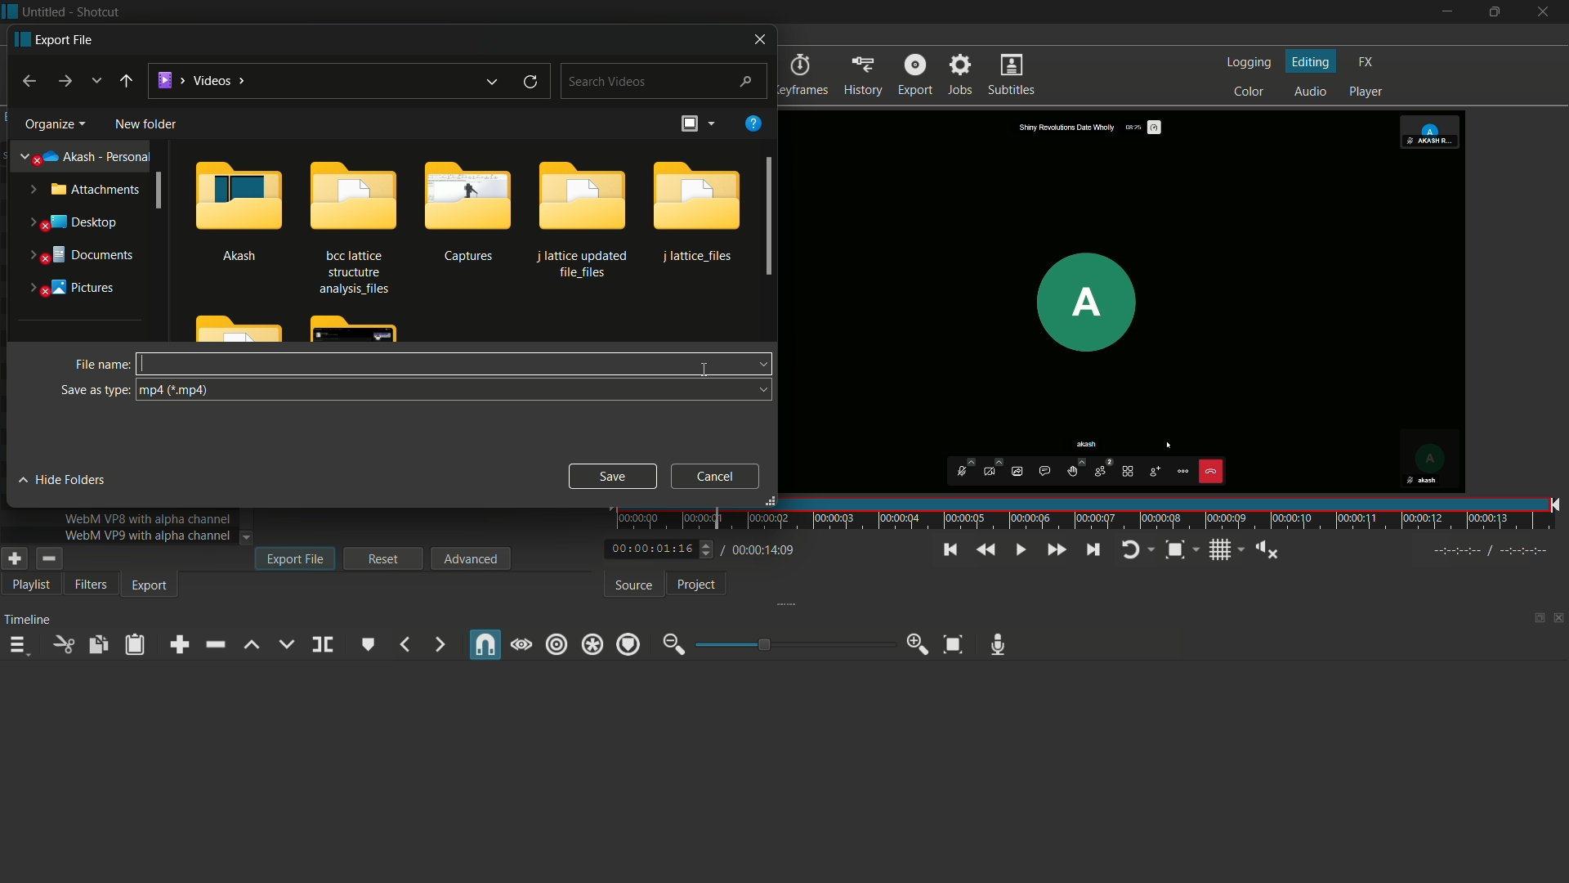 The height and width of the screenshot is (883, 1569). I want to click on previous location, so click(494, 81).